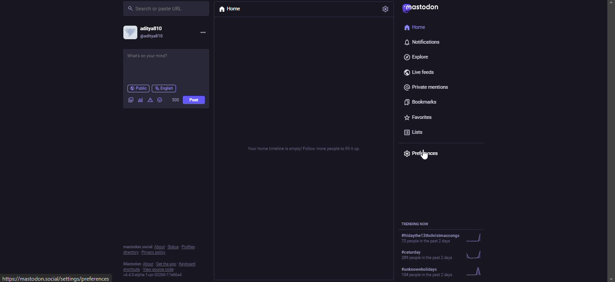 Image resolution: width=615 pixels, height=282 pixels. What do you see at coordinates (421, 70) in the screenshot?
I see `live feeds` at bounding box center [421, 70].